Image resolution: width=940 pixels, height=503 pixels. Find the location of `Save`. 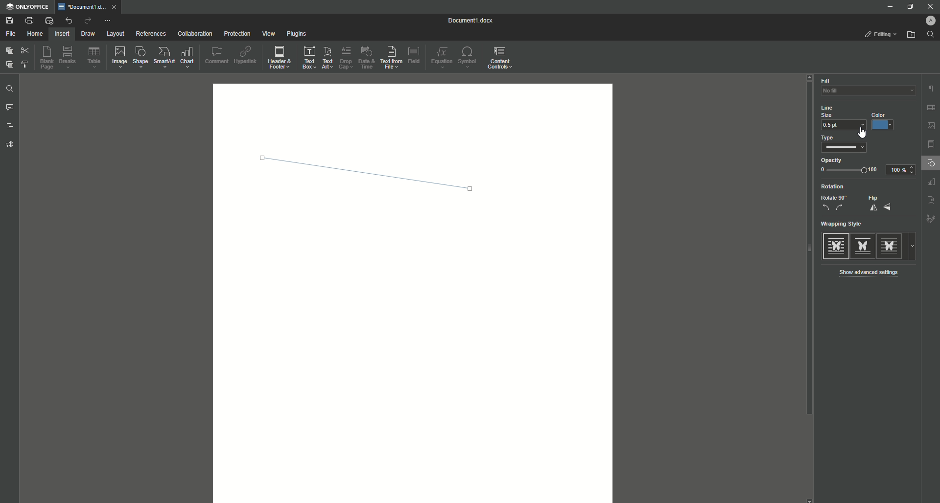

Save is located at coordinates (10, 21).